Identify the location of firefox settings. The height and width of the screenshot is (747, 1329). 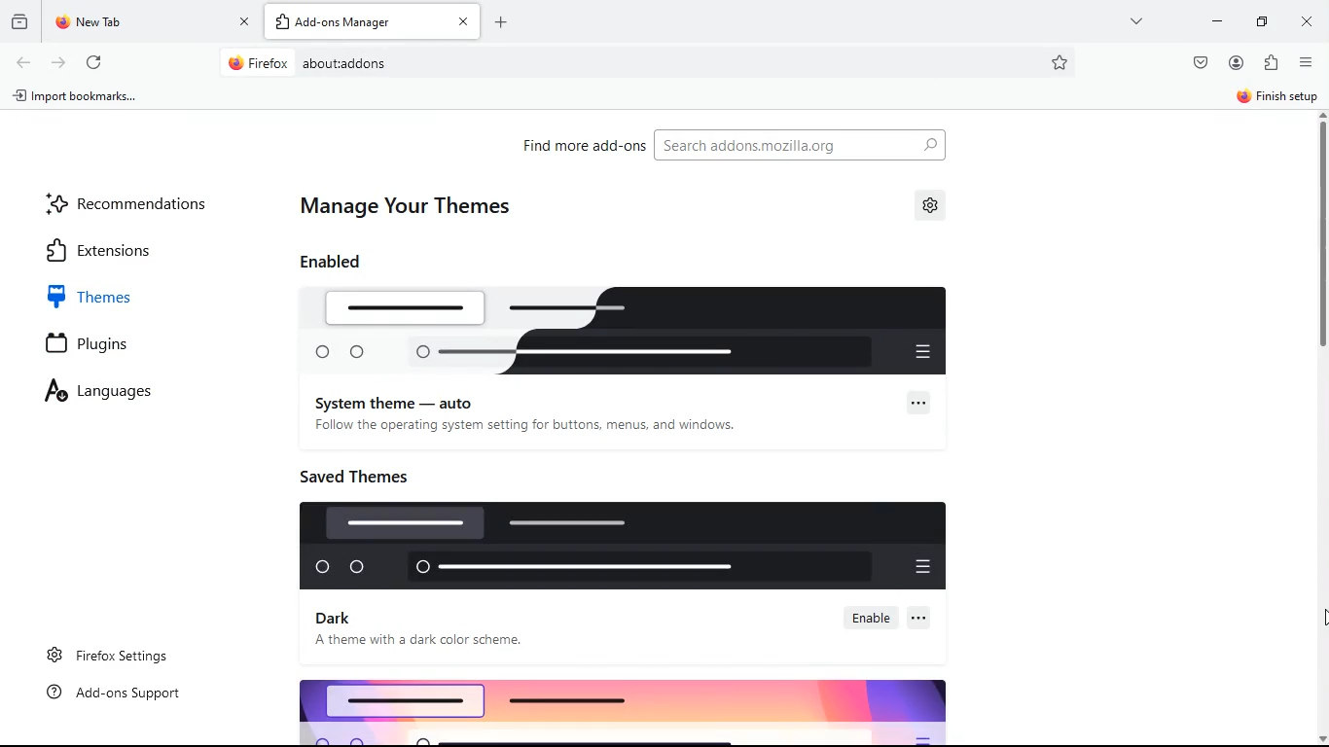
(111, 655).